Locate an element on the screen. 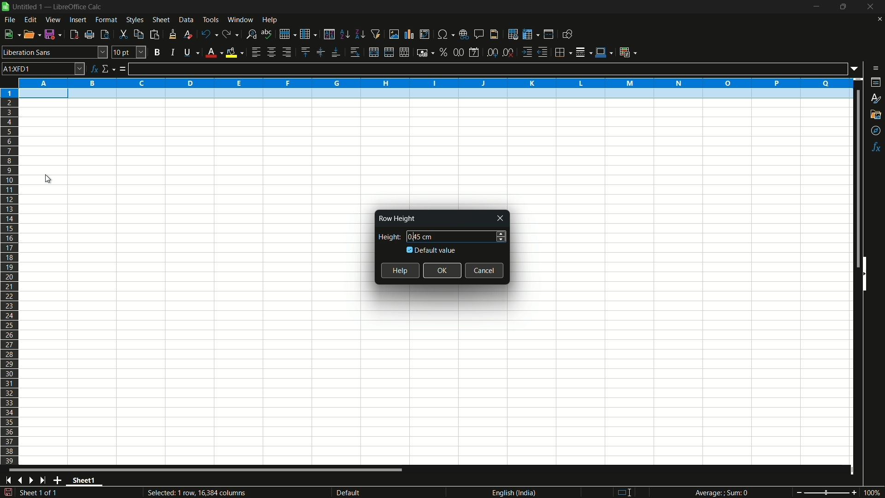 The width and height of the screenshot is (885, 498). current zoom 100% is located at coordinates (873, 492).